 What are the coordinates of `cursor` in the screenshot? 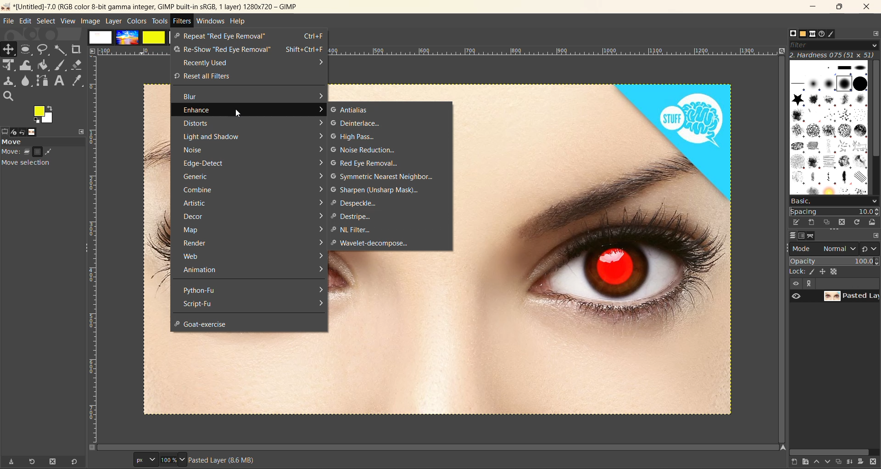 It's located at (239, 113).